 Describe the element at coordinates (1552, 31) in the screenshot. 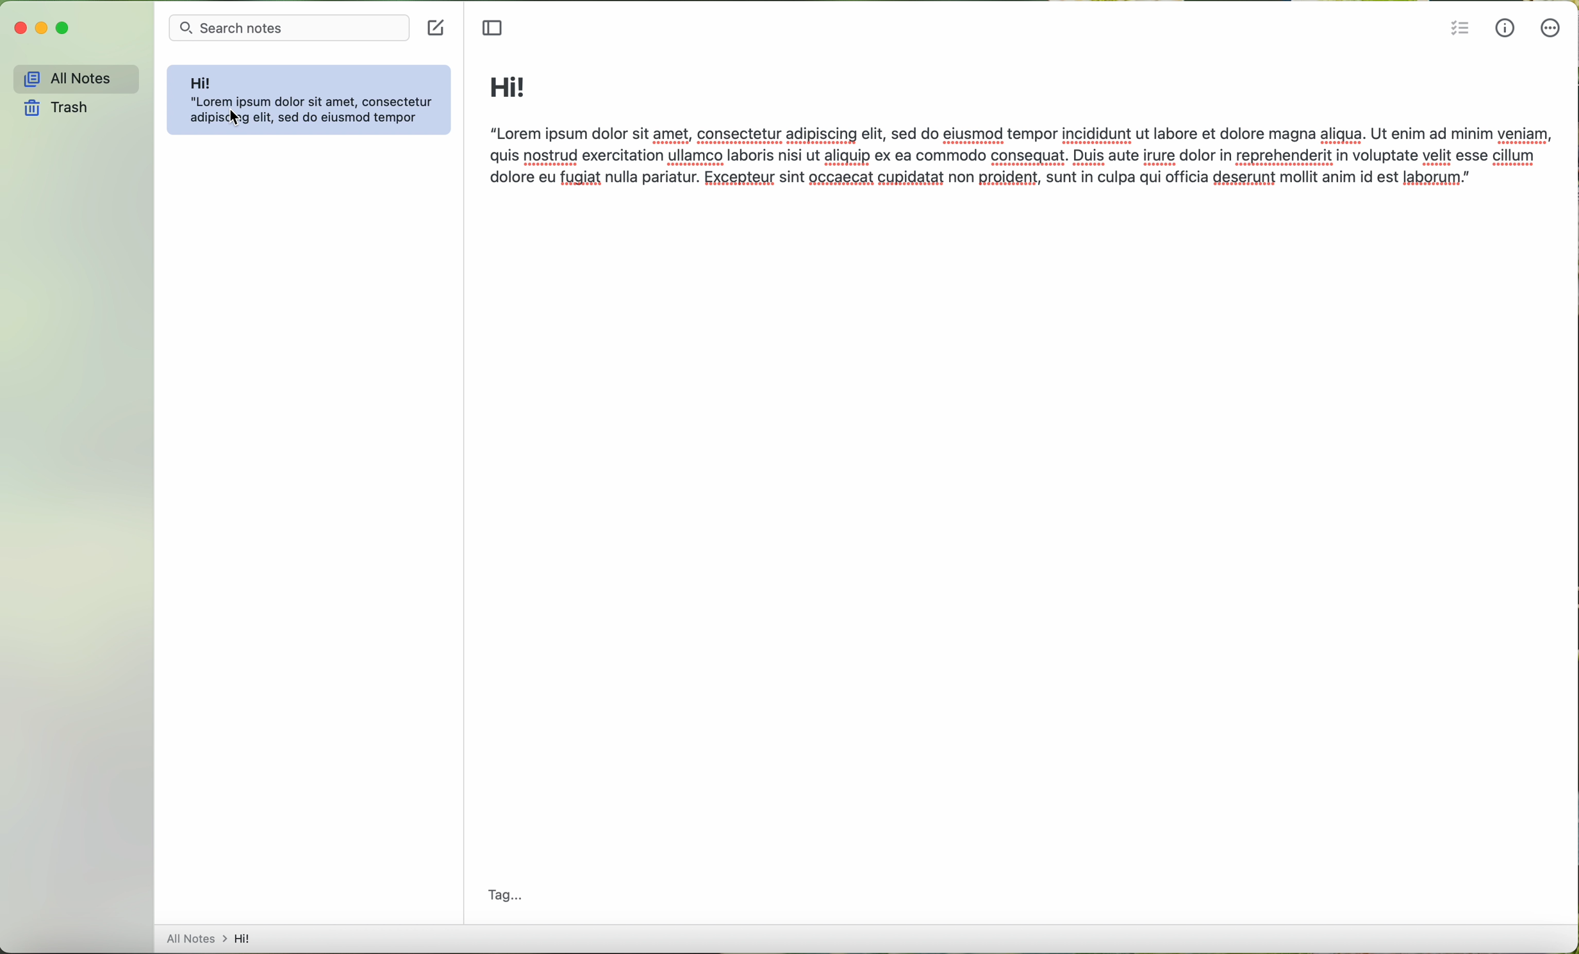

I see `more options` at that location.